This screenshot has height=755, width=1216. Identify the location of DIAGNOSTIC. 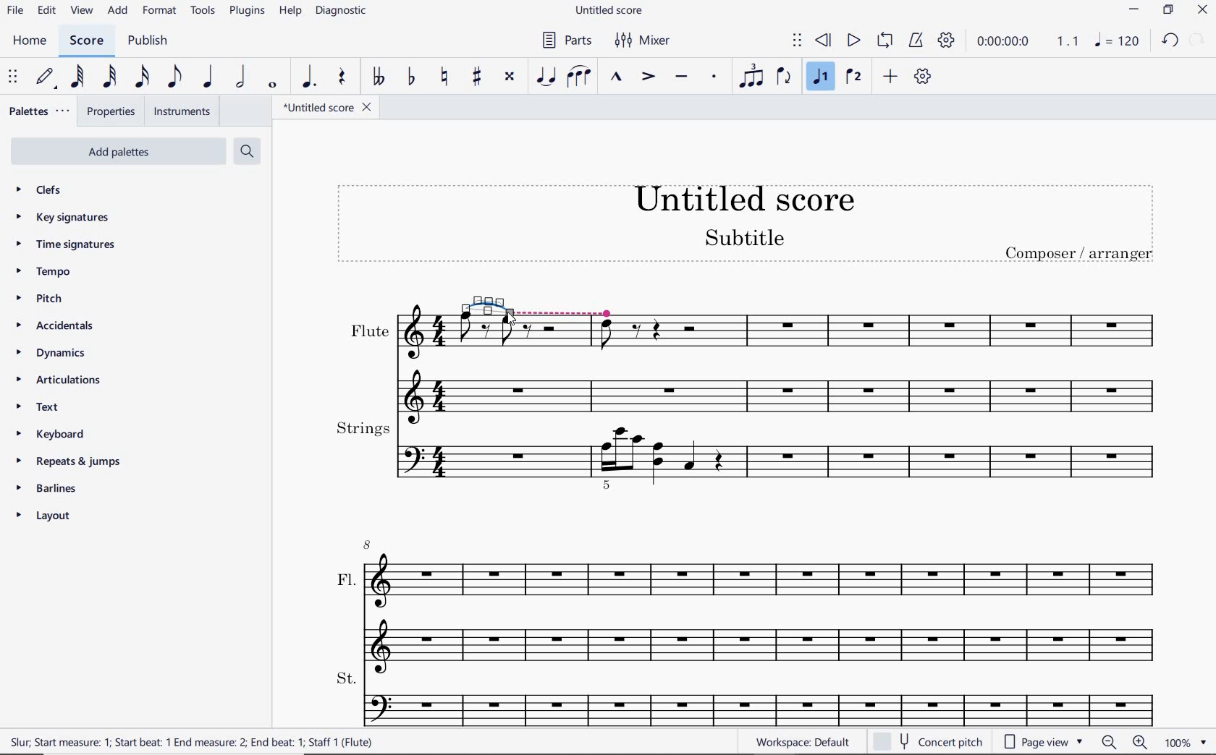
(347, 12).